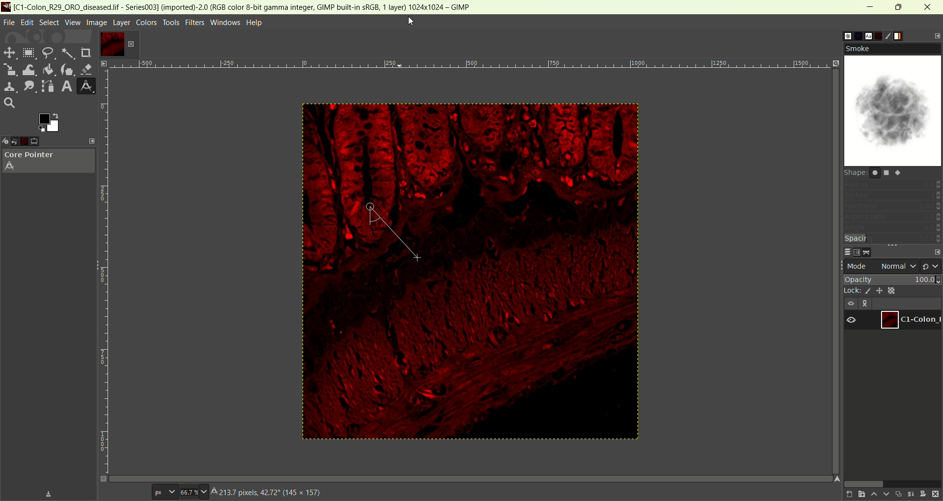 This screenshot has height=501, width=943. Describe the element at coordinates (873, 495) in the screenshot. I see `raise this layer one step` at that location.